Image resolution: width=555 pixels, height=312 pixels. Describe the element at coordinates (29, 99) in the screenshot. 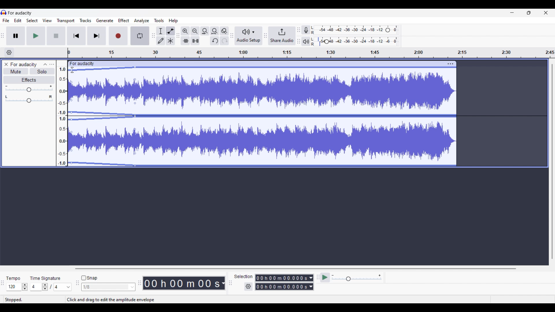

I see `Pan slider` at that location.